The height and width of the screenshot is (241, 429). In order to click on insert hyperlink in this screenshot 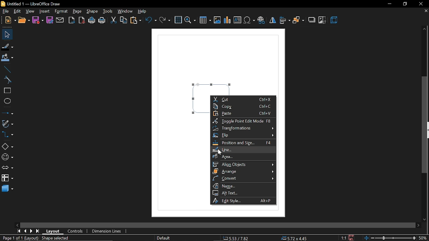, I will do `click(261, 20)`.